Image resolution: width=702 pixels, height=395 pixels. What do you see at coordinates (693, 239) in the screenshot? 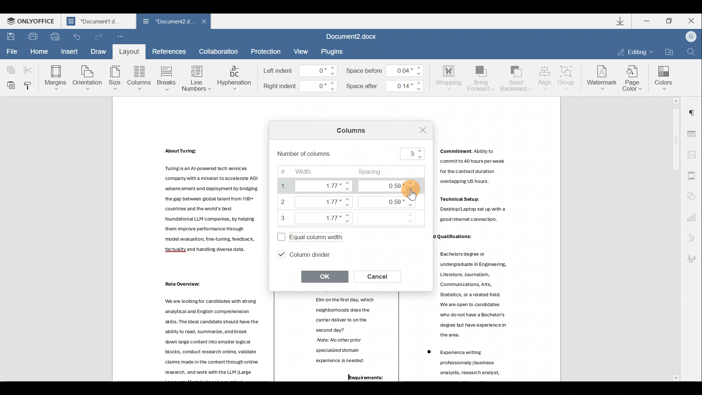
I see `Text Art settings` at bounding box center [693, 239].